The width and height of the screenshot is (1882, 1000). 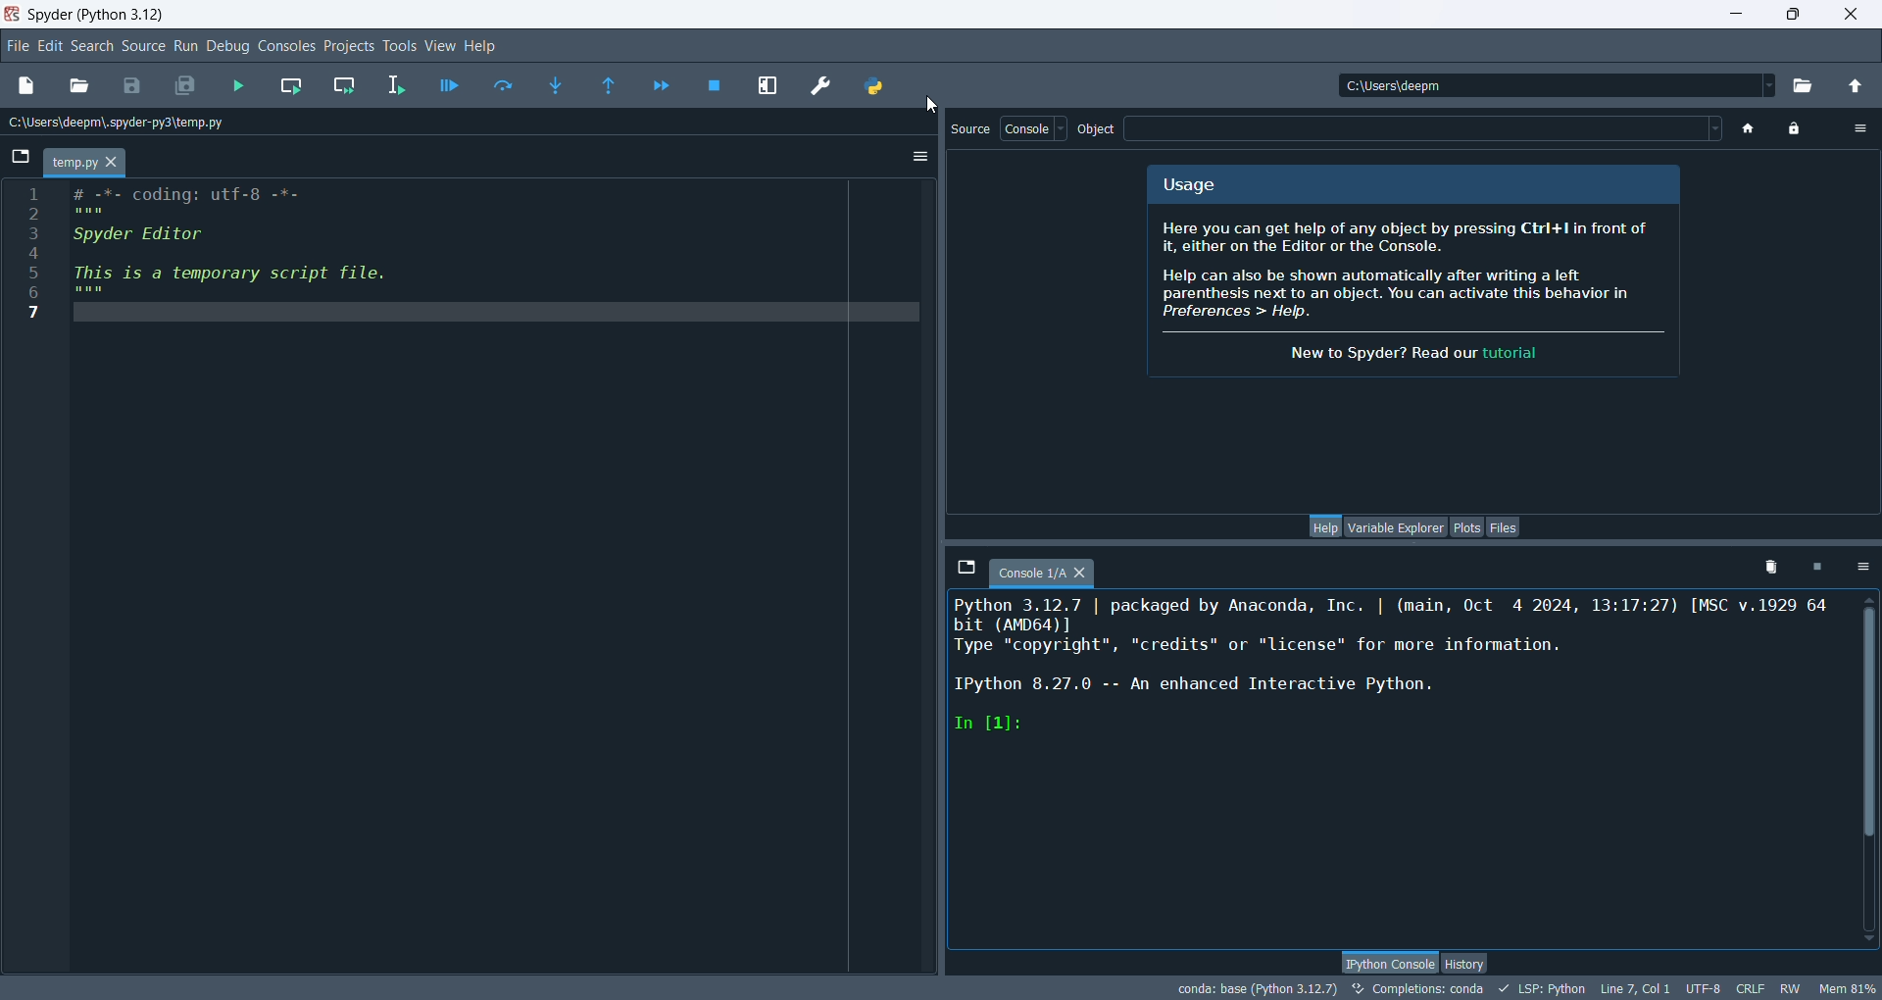 I want to click on conda:base, so click(x=1257, y=988).